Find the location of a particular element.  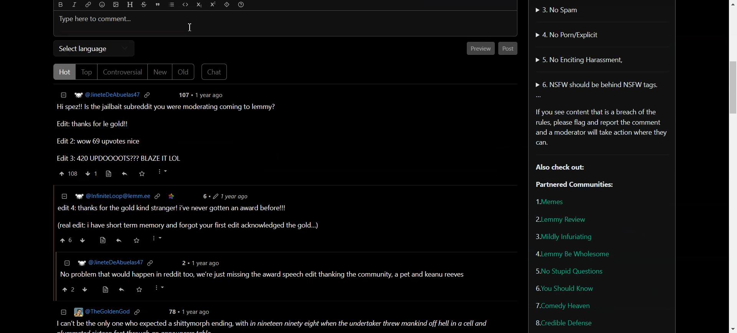

saved is located at coordinates (140, 289).